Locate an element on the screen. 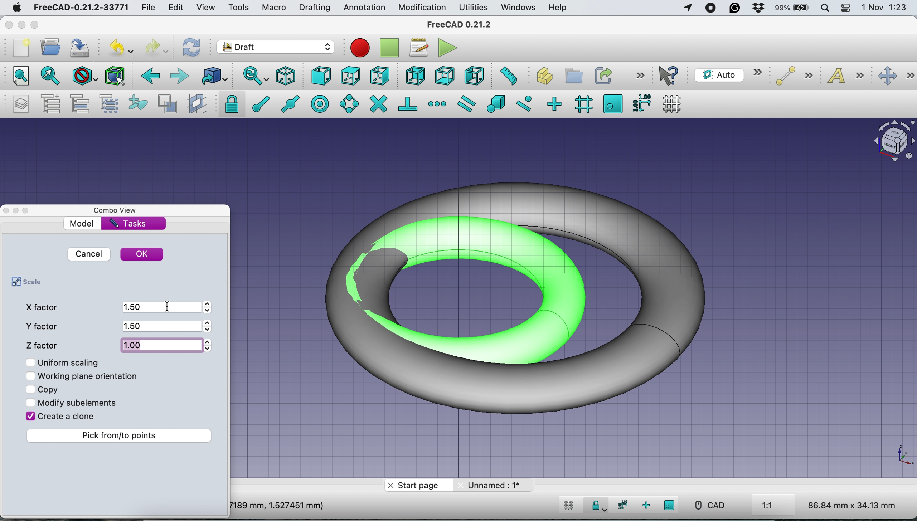 The width and height of the screenshot is (917, 521). working plane orientation is located at coordinates (91, 375).